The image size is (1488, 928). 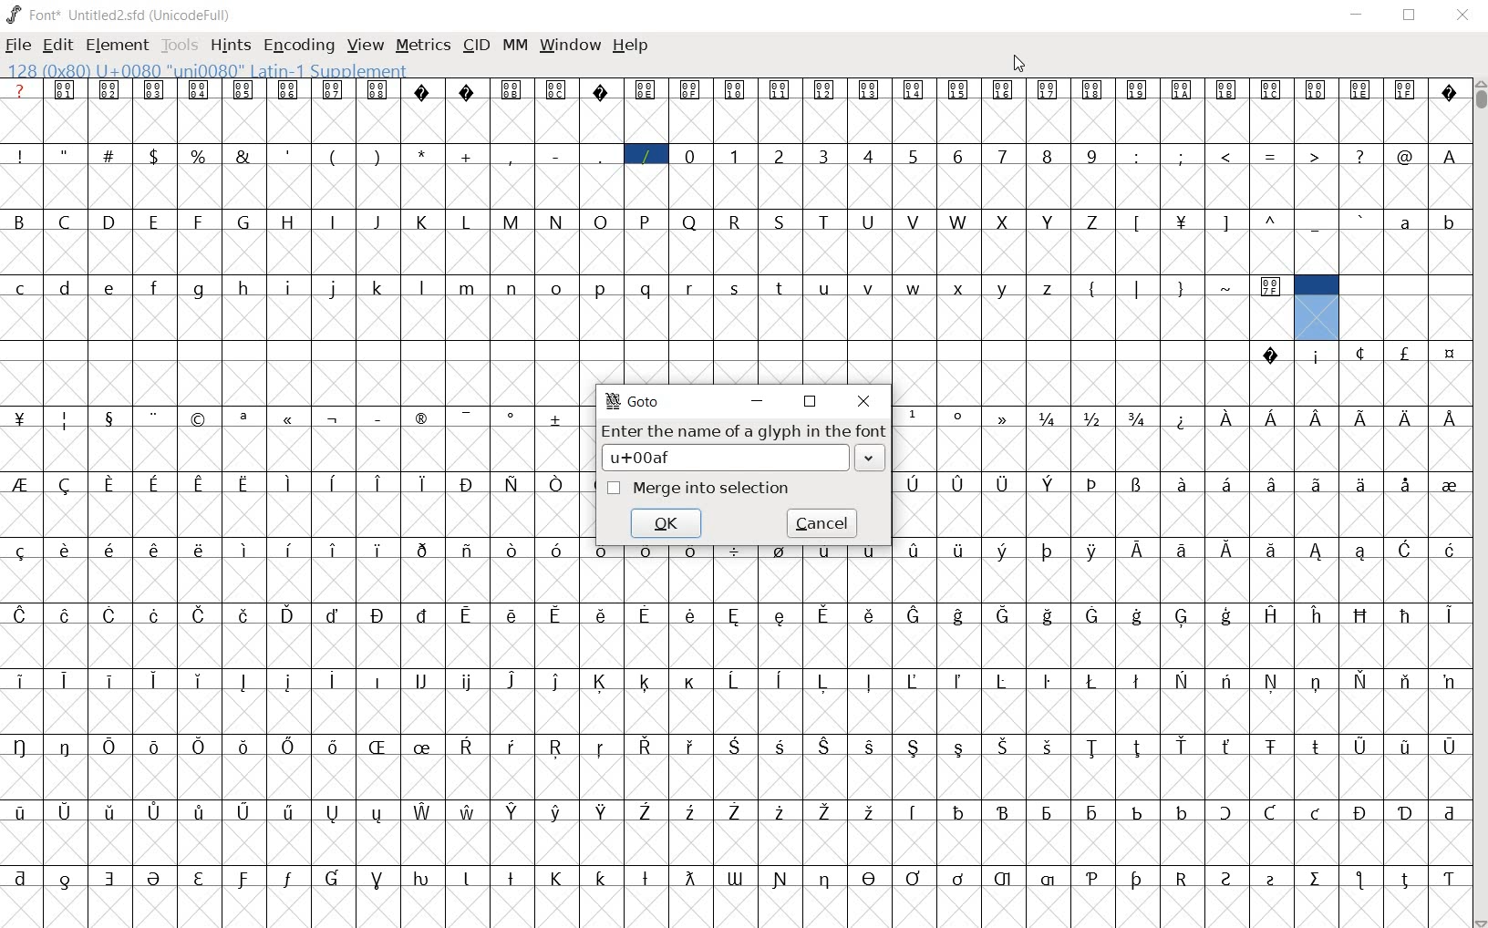 What do you see at coordinates (603, 747) in the screenshot?
I see `Symbol` at bounding box center [603, 747].